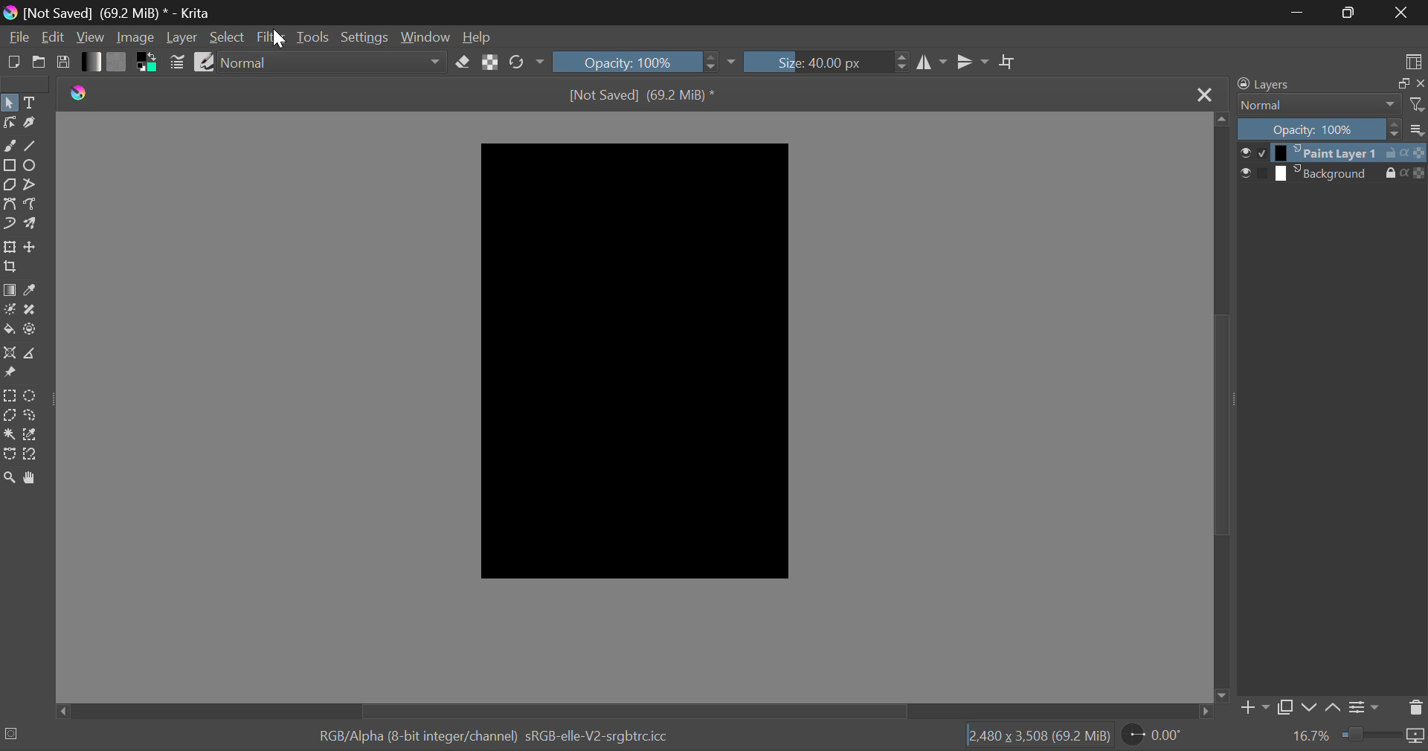 The image size is (1428, 751). Describe the element at coordinates (10, 477) in the screenshot. I see `Zoom` at that location.